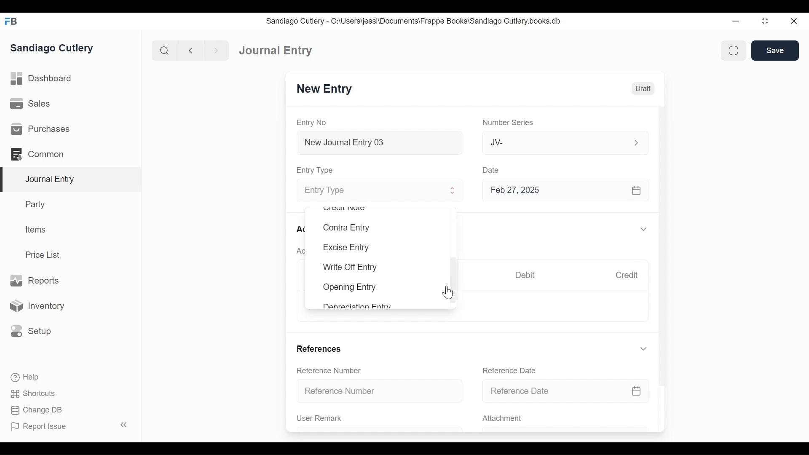 The width and height of the screenshot is (809, 455). What do you see at coordinates (737, 21) in the screenshot?
I see `Minimize` at bounding box center [737, 21].